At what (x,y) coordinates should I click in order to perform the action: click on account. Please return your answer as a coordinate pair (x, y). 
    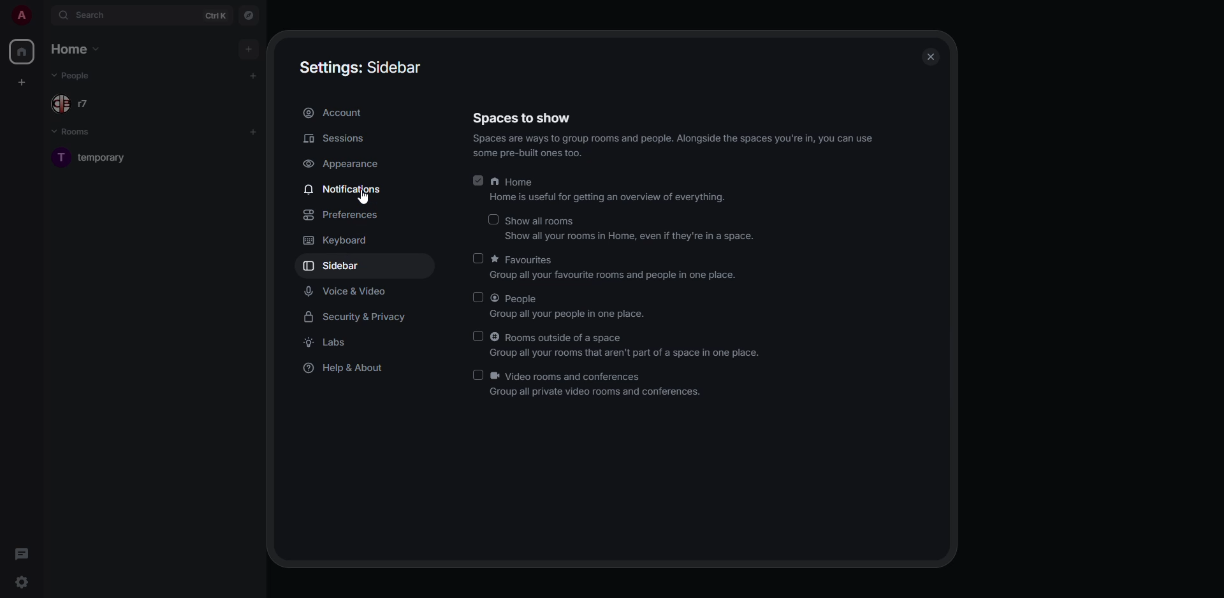
    Looking at the image, I should click on (337, 113).